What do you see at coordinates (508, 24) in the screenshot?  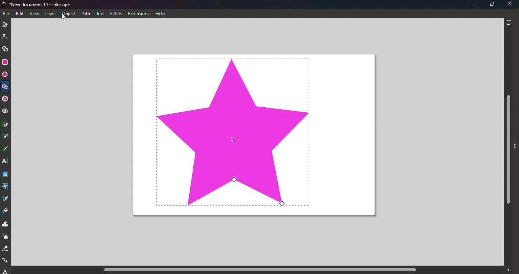 I see `Display options` at bounding box center [508, 24].